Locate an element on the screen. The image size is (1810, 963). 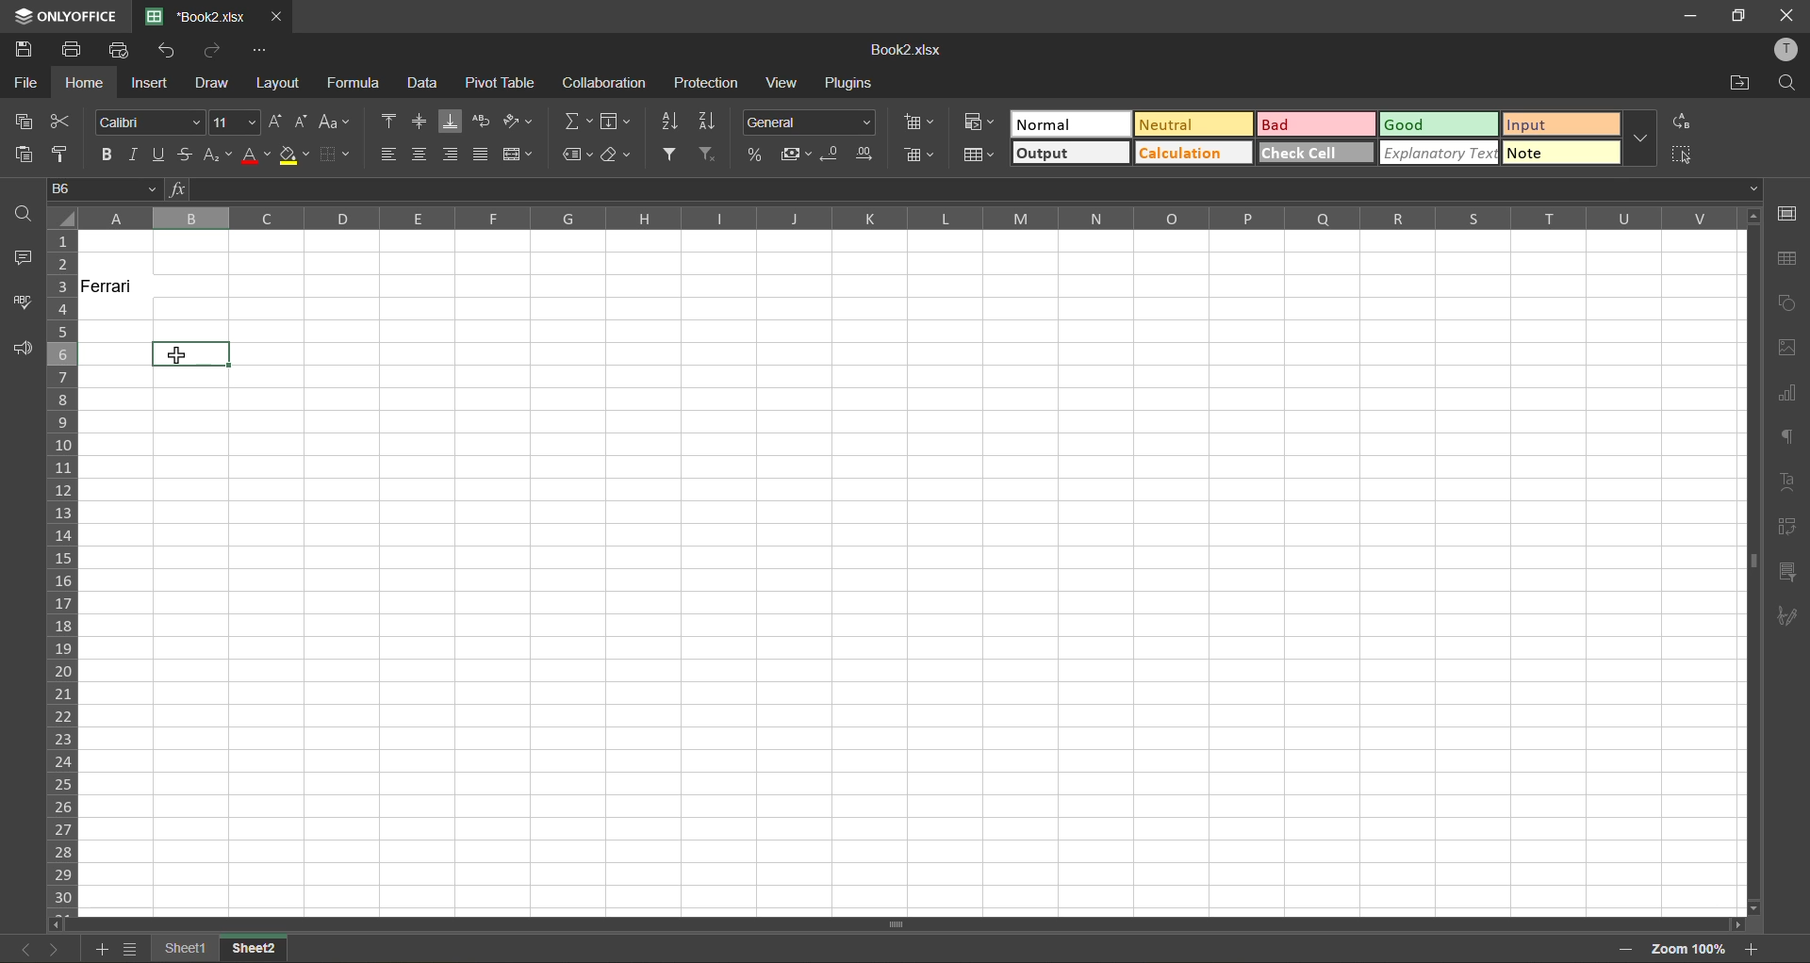
next is located at coordinates (56, 949).